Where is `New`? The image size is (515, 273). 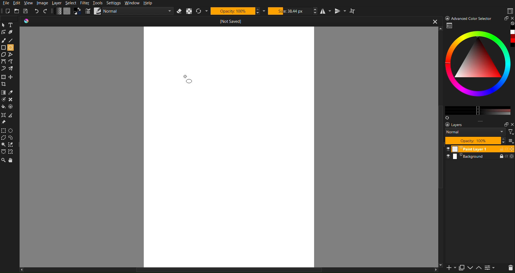
New is located at coordinates (10, 10).